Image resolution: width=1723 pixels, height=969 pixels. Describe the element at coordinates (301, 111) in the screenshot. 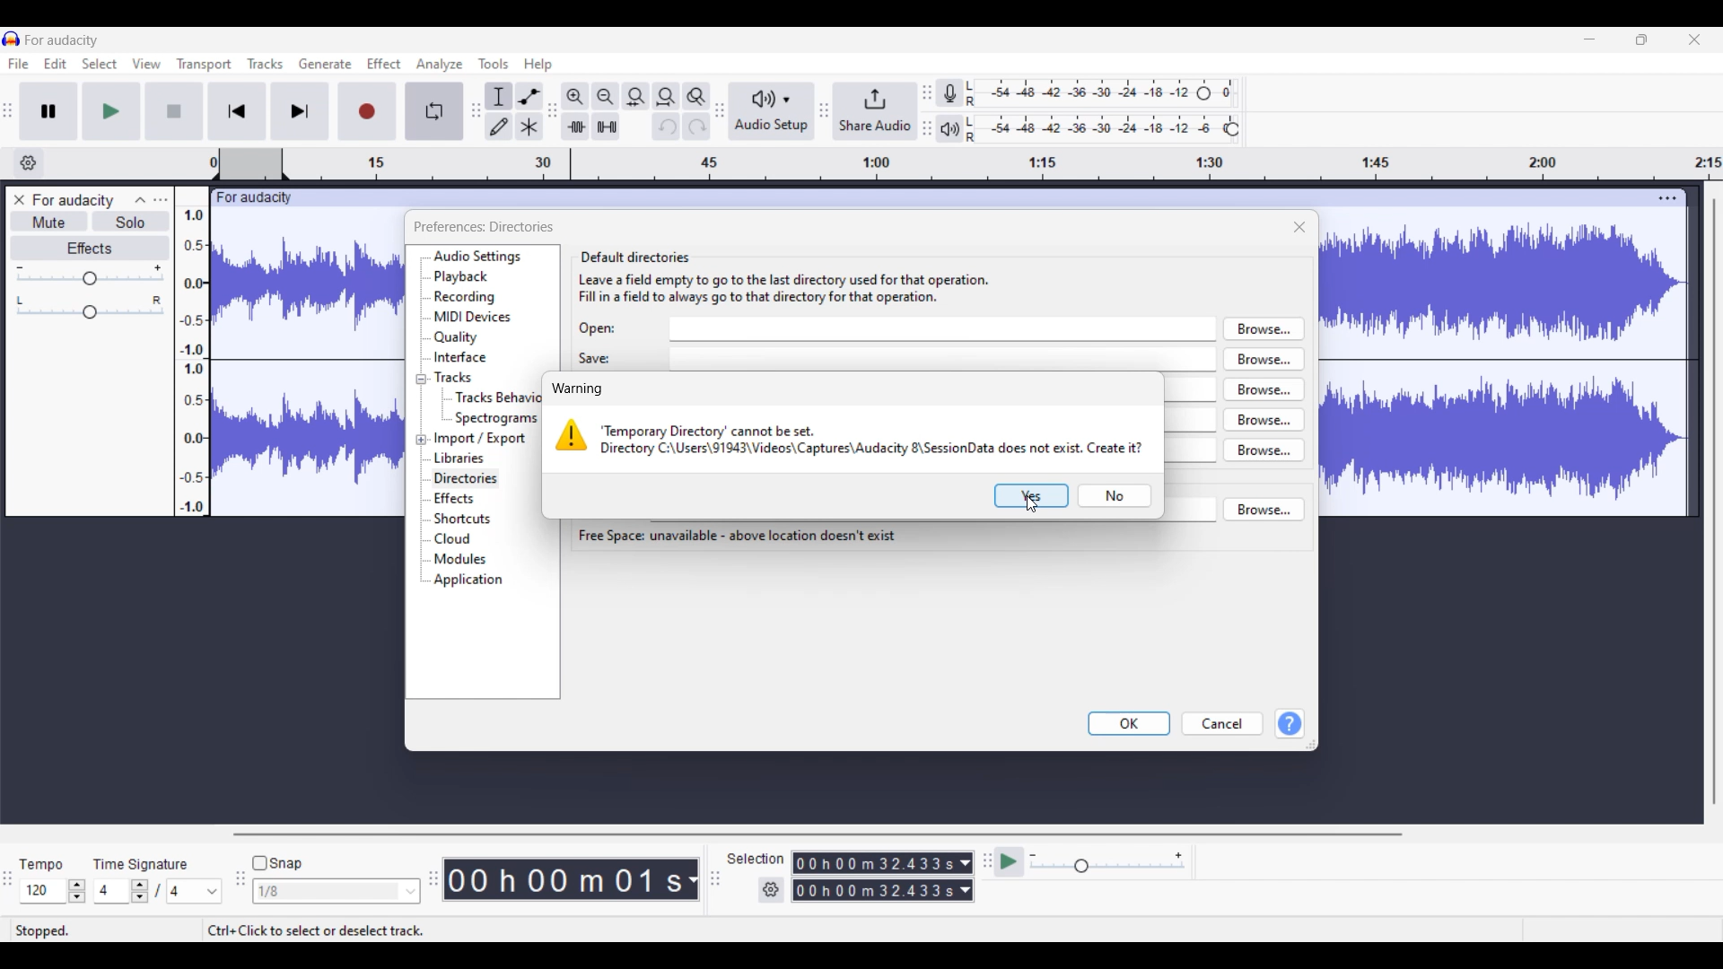

I see `Skip/Select to end` at that location.